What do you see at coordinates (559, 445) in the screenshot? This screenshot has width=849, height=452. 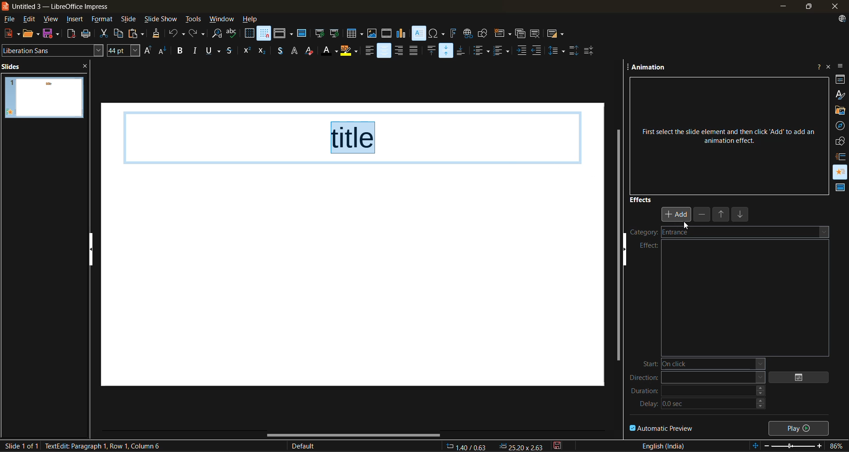 I see `click to save` at bounding box center [559, 445].